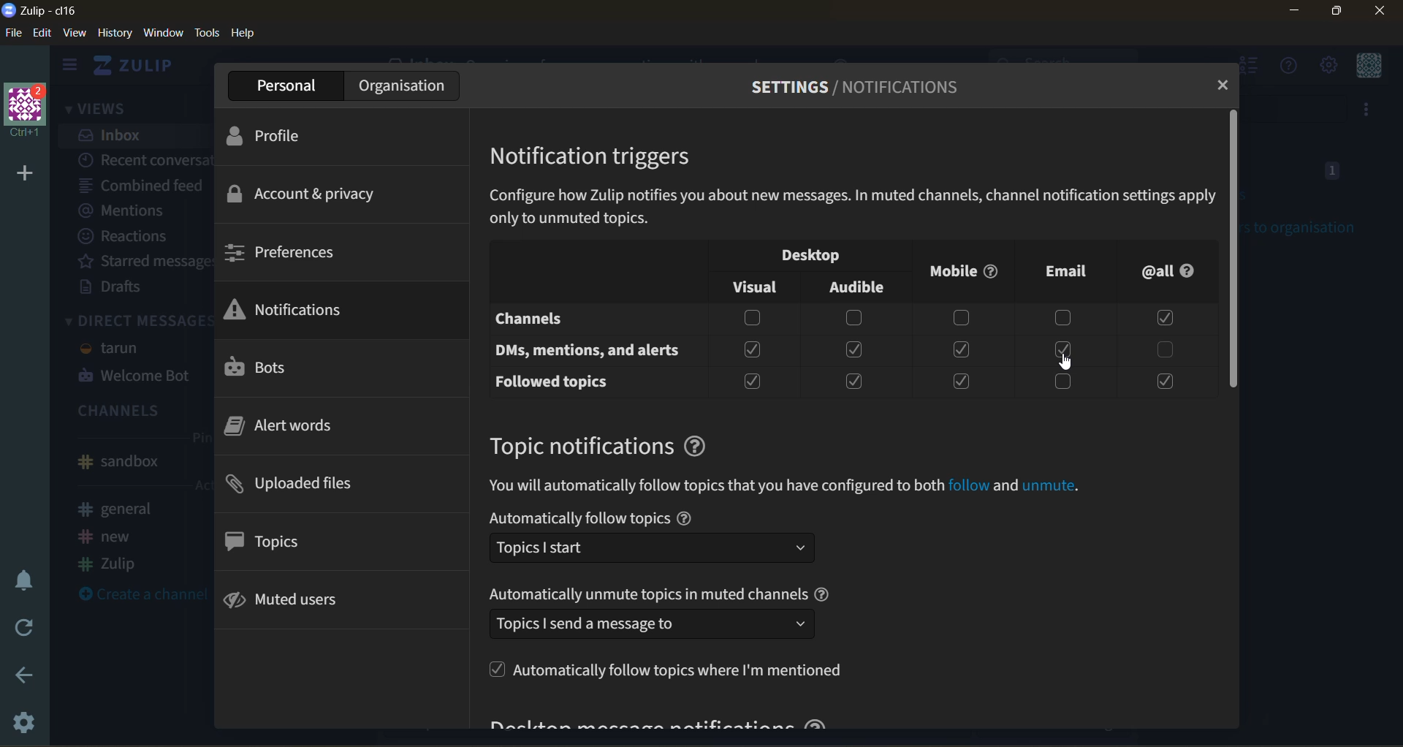 This screenshot has width=1403, height=747. Describe the element at coordinates (963, 381) in the screenshot. I see `checkbox` at that location.